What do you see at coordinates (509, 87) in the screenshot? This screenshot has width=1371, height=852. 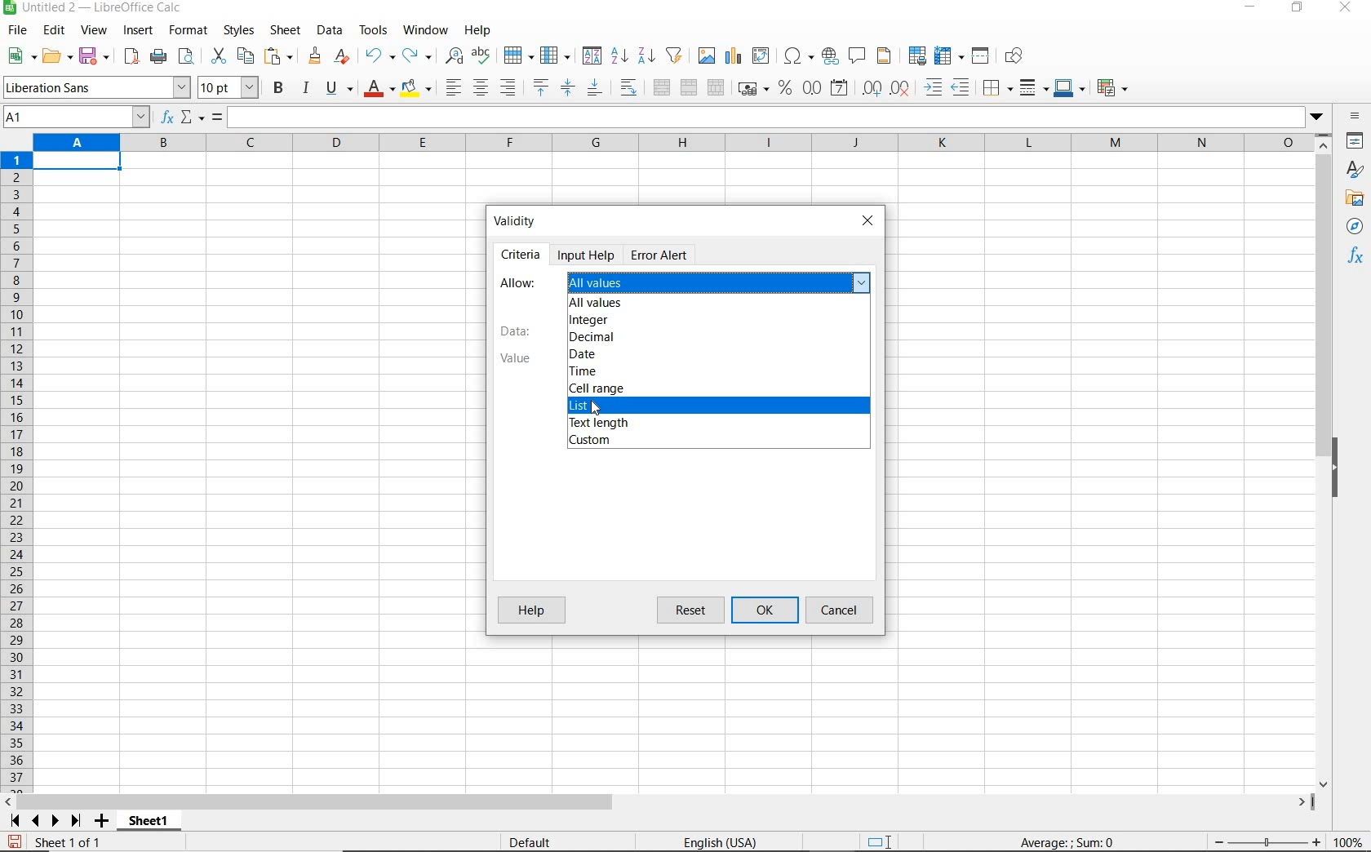 I see `align right` at bounding box center [509, 87].